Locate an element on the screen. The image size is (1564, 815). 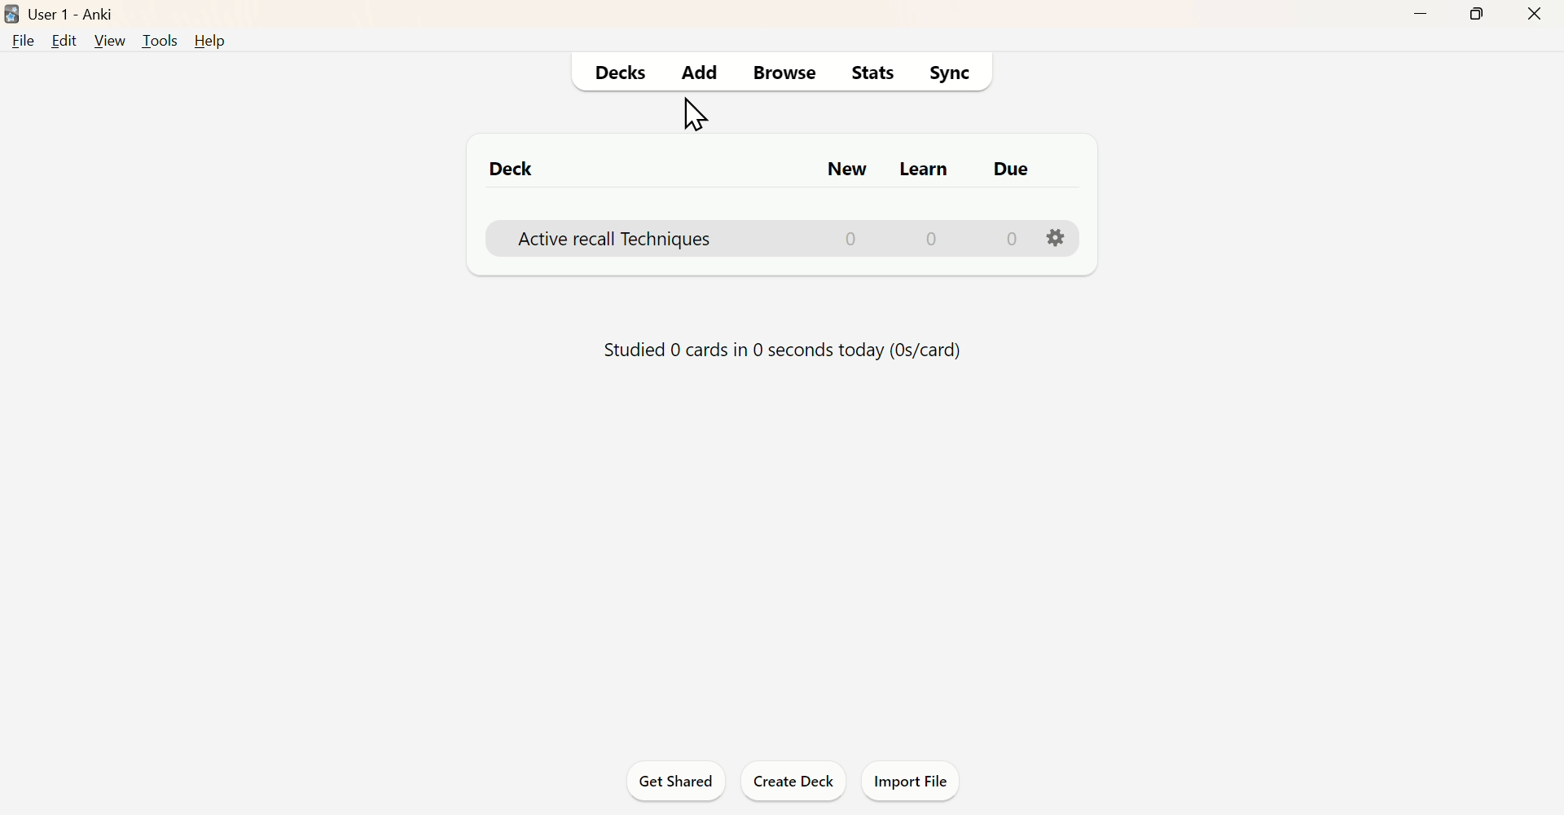
Create Deck is located at coordinates (794, 780).